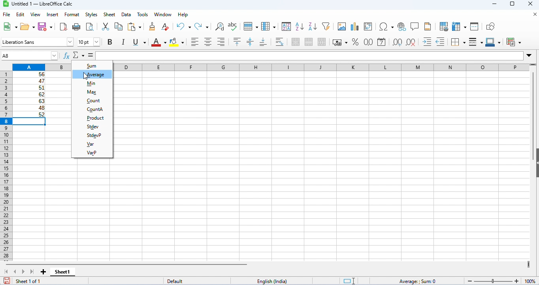 The image size is (539, 285). Describe the element at coordinates (220, 26) in the screenshot. I see `find and replace` at that location.